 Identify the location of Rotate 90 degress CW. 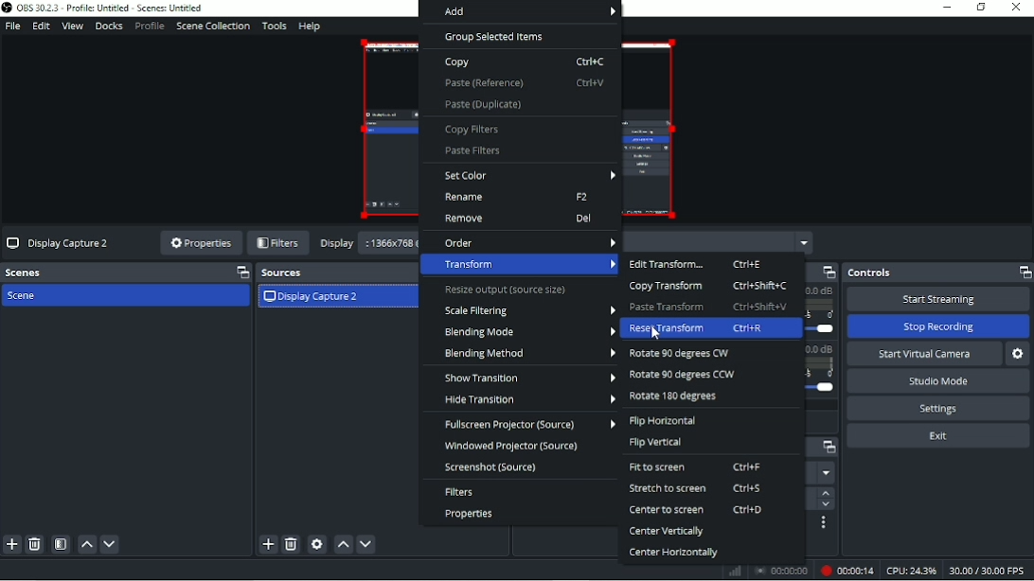
(684, 354).